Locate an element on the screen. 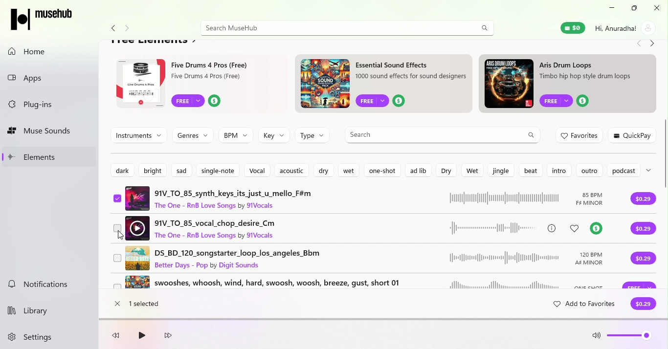 This screenshot has height=349, width=668. Beat is located at coordinates (532, 171).